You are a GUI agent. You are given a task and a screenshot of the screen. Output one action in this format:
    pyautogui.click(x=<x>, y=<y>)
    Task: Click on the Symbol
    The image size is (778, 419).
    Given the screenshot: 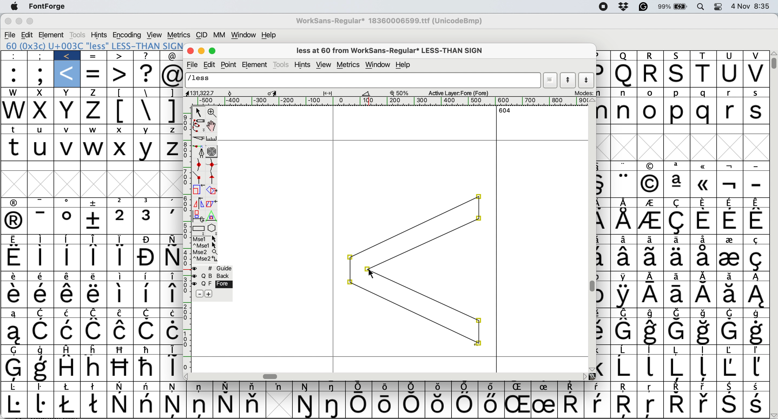 What is the action you would take?
    pyautogui.click(x=41, y=276)
    